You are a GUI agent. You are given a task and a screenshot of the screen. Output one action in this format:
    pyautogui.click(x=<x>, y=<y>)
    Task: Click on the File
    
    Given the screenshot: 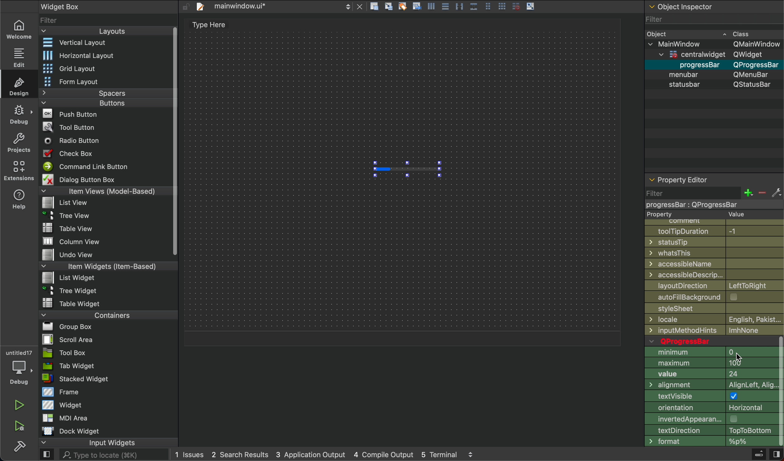 What is the action you would take?
    pyautogui.click(x=68, y=203)
    